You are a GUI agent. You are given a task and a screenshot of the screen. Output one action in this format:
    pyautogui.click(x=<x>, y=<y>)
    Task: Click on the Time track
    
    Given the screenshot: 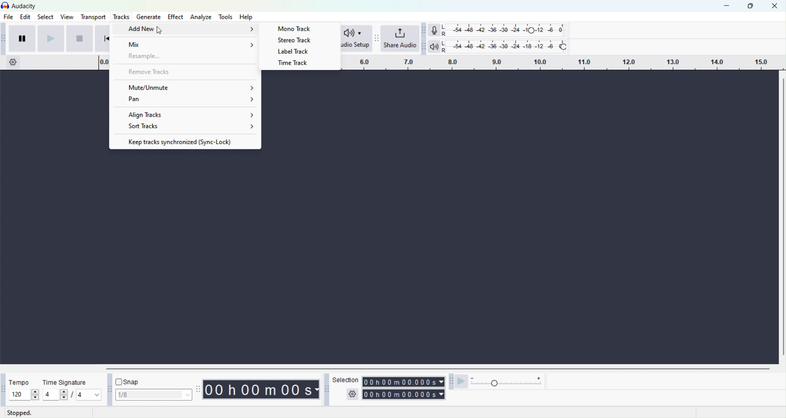 What is the action you would take?
    pyautogui.click(x=295, y=64)
    